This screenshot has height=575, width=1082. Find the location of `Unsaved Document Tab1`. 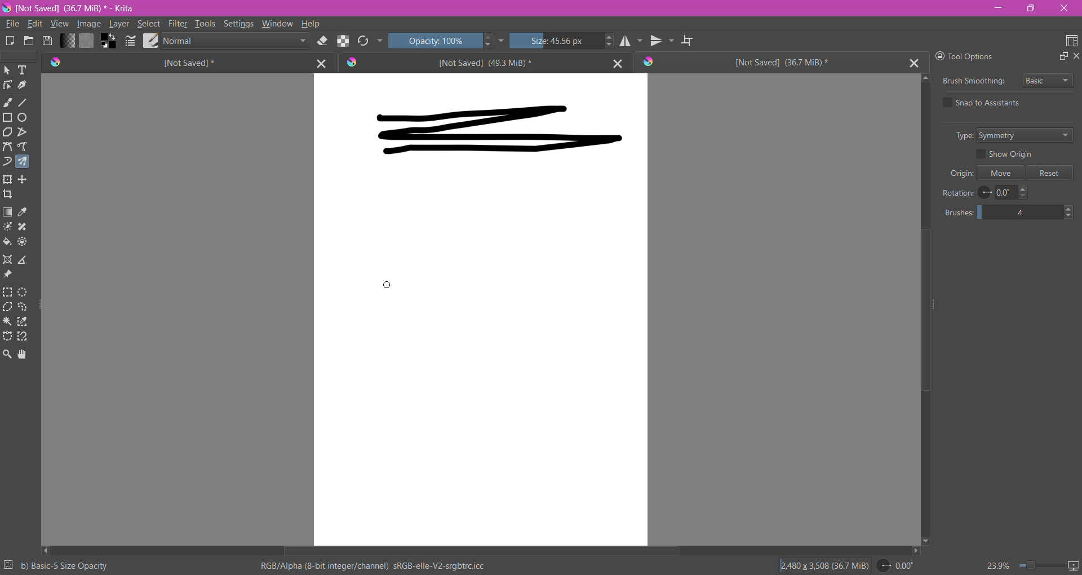

Unsaved Document Tab1 is located at coordinates (169, 63).